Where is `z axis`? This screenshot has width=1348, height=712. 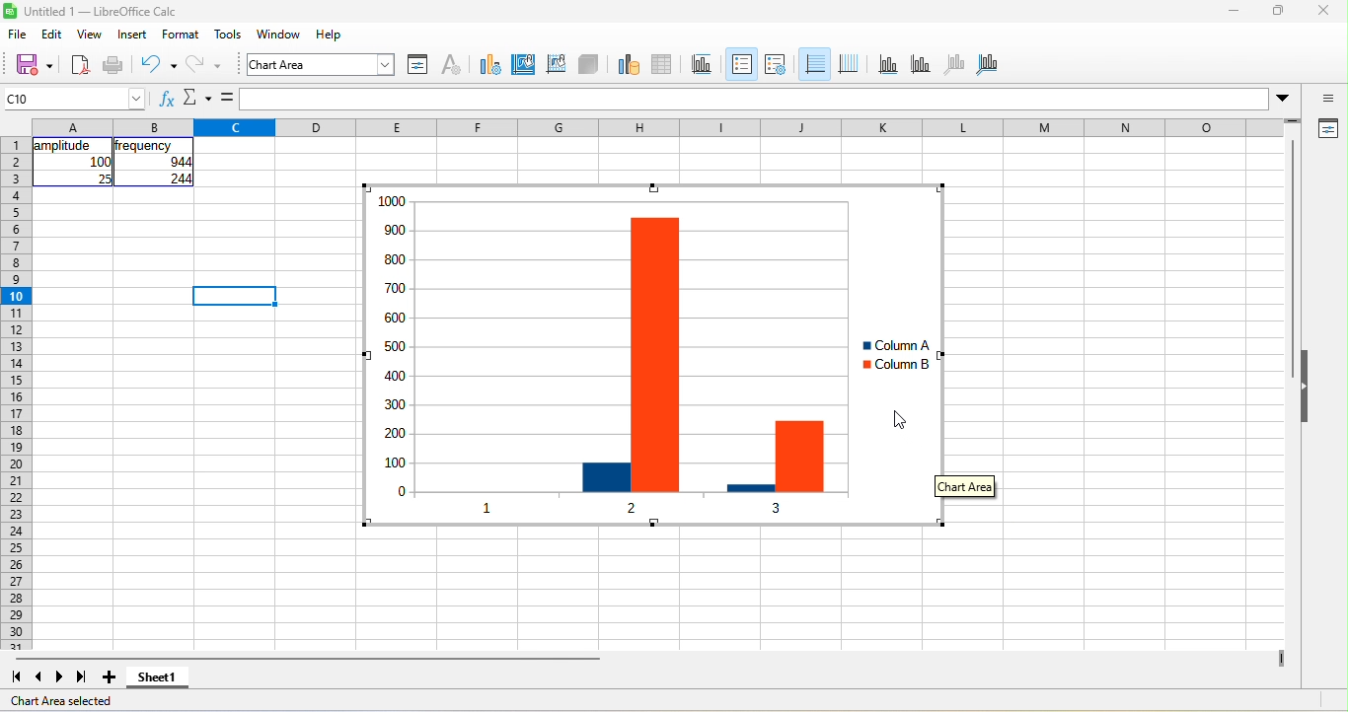 z axis is located at coordinates (955, 65).